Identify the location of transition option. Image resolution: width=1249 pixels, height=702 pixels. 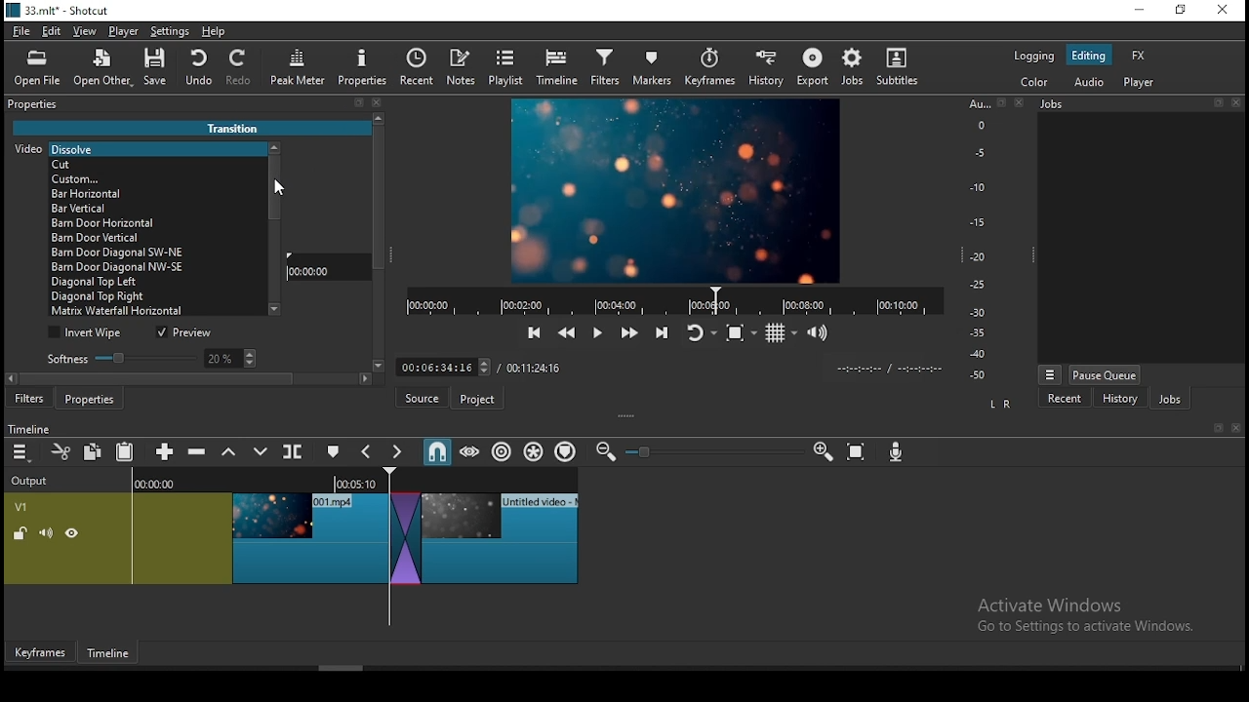
(158, 237).